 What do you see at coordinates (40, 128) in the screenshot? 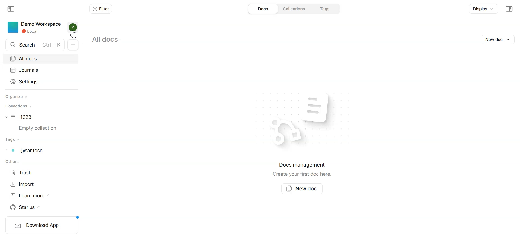
I see `empty collection` at bounding box center [40, 128].